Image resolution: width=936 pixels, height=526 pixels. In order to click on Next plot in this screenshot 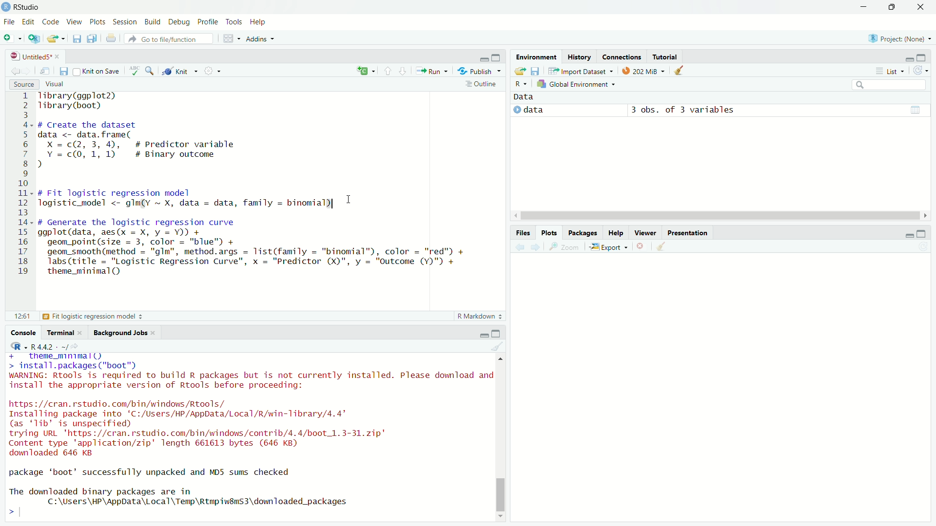, I will do `click(535, 247)`.